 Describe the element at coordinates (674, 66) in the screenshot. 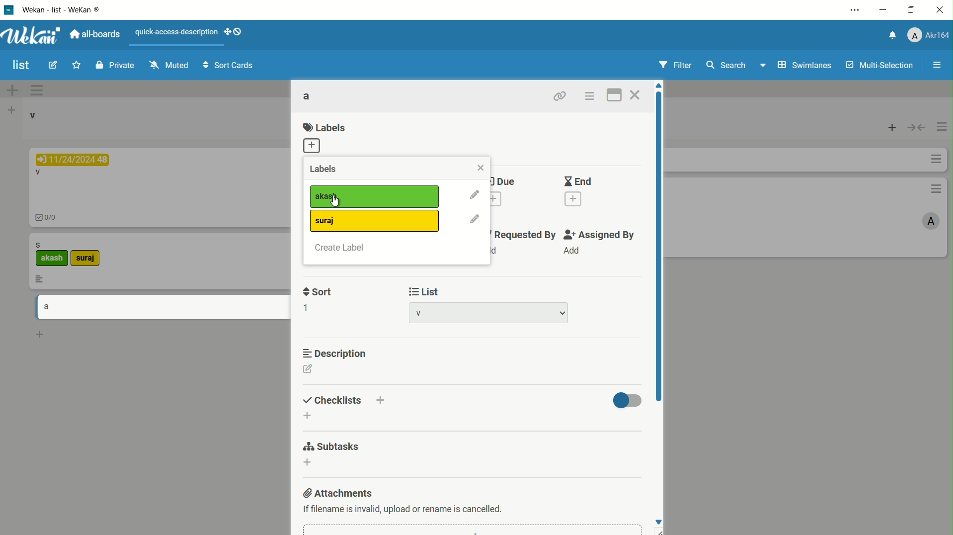

I see `filter` at that location.